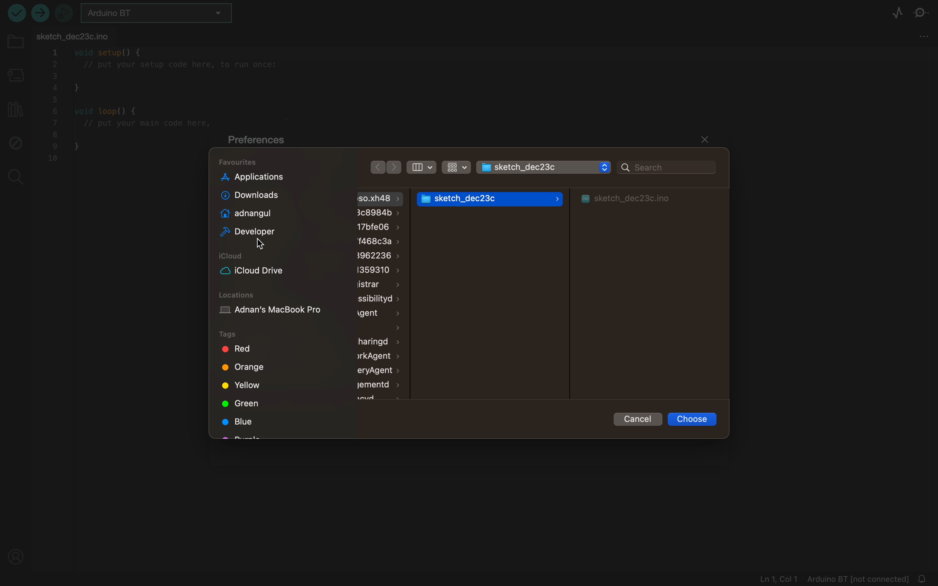 The image size is (938, 586). Describe the element at coordinates (279, 307) in the screenshot. I see `location` at that location.